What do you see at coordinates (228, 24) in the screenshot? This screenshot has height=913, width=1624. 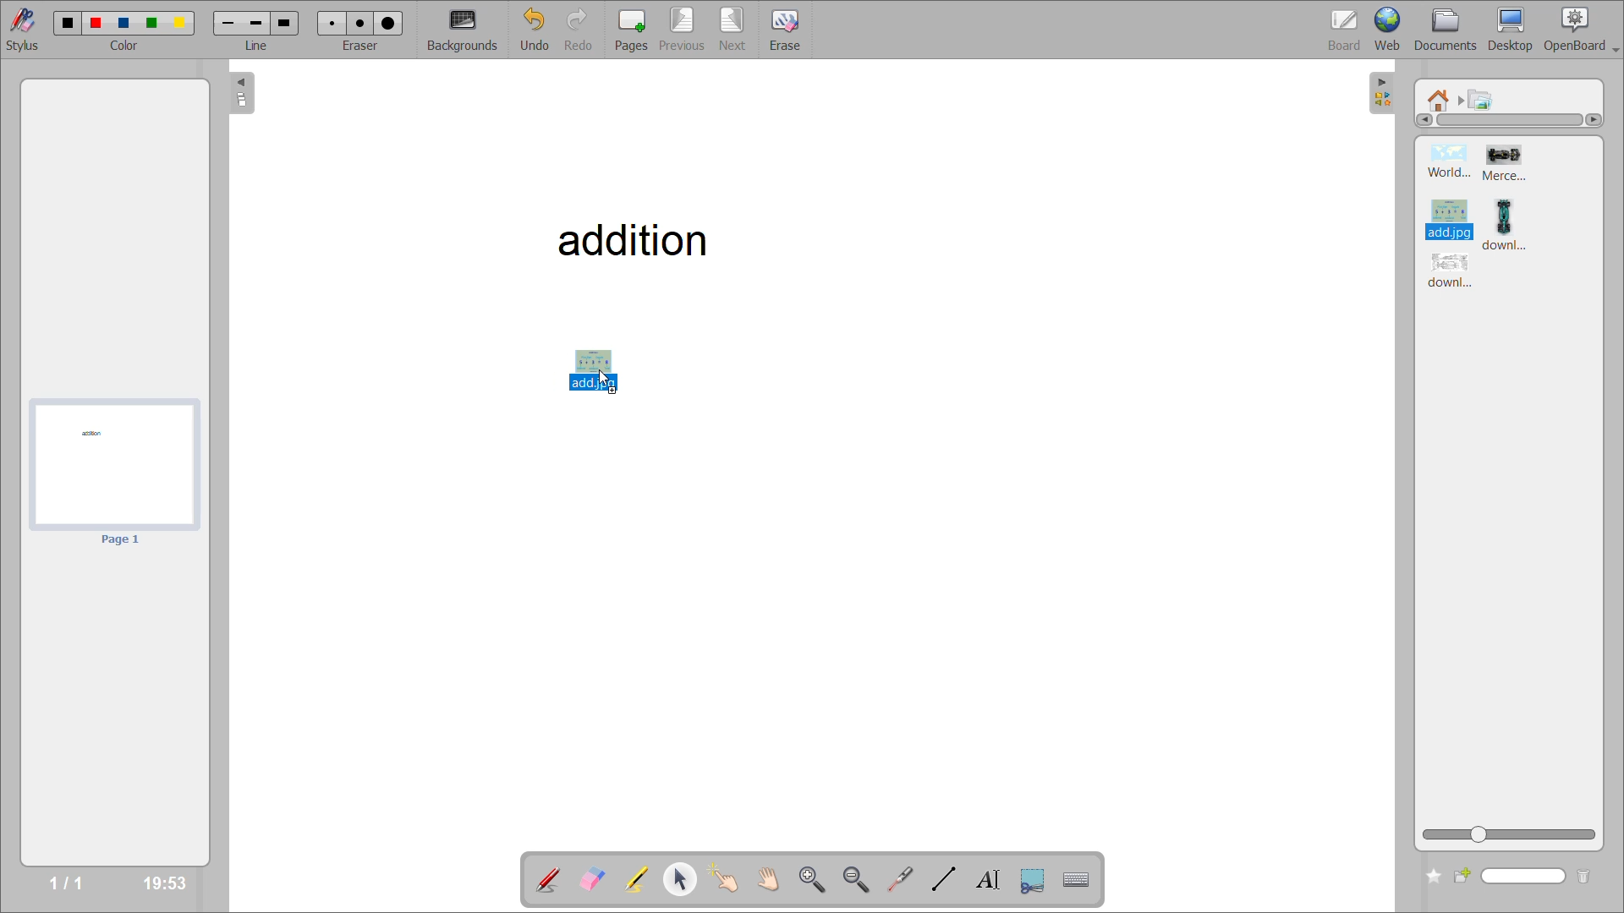 I see `line 1` at bounding box center [228, 24].